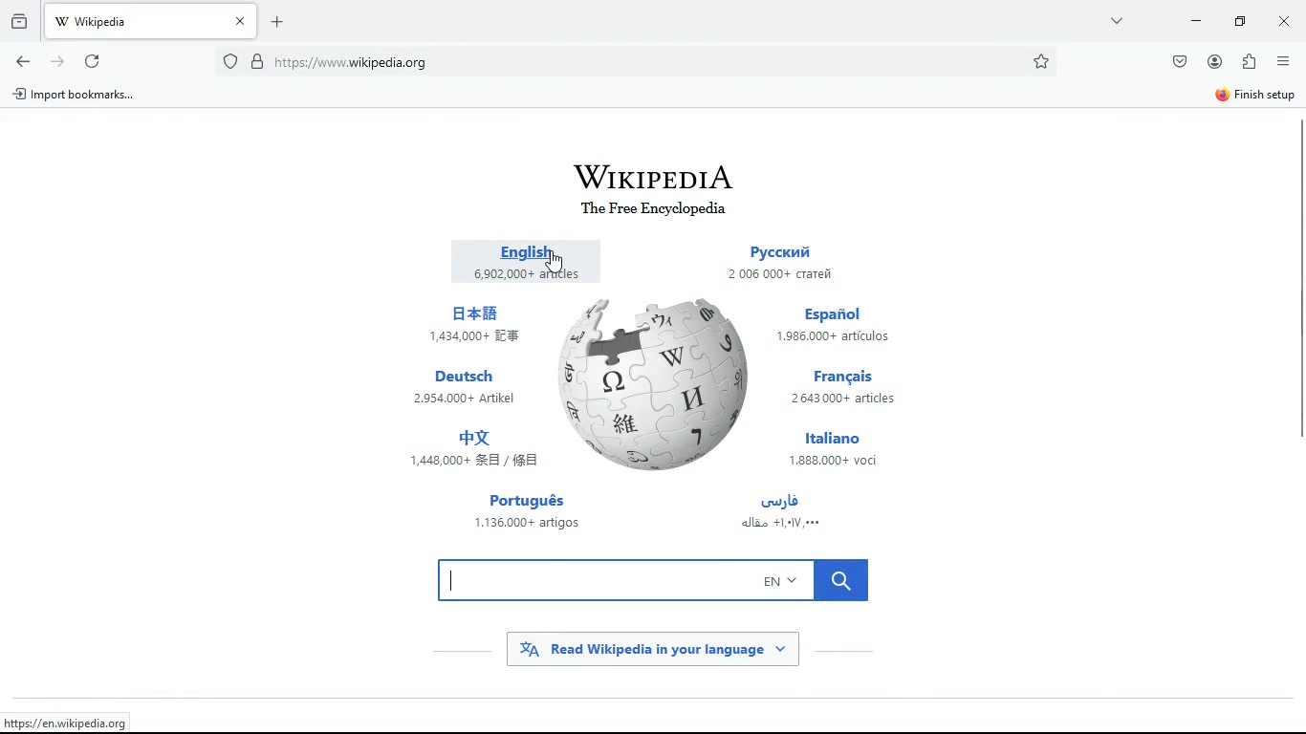  Describe the element at coordinates (804, 514) in the screenshot. I see `arabic` at that location.